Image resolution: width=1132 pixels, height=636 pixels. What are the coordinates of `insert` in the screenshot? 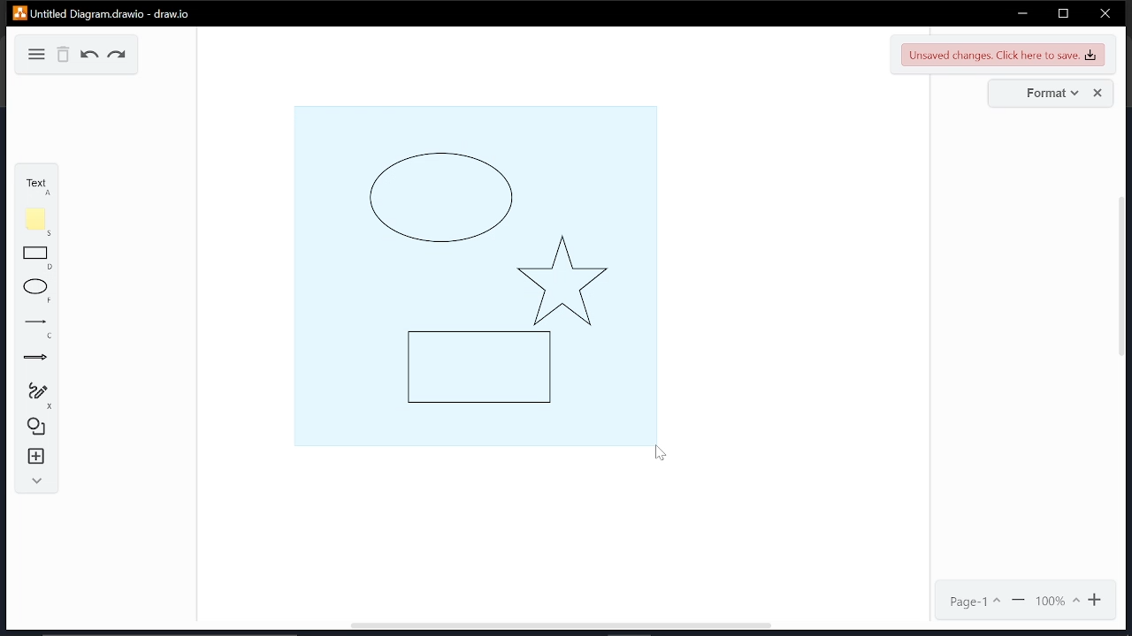 It's located at (37, 457).